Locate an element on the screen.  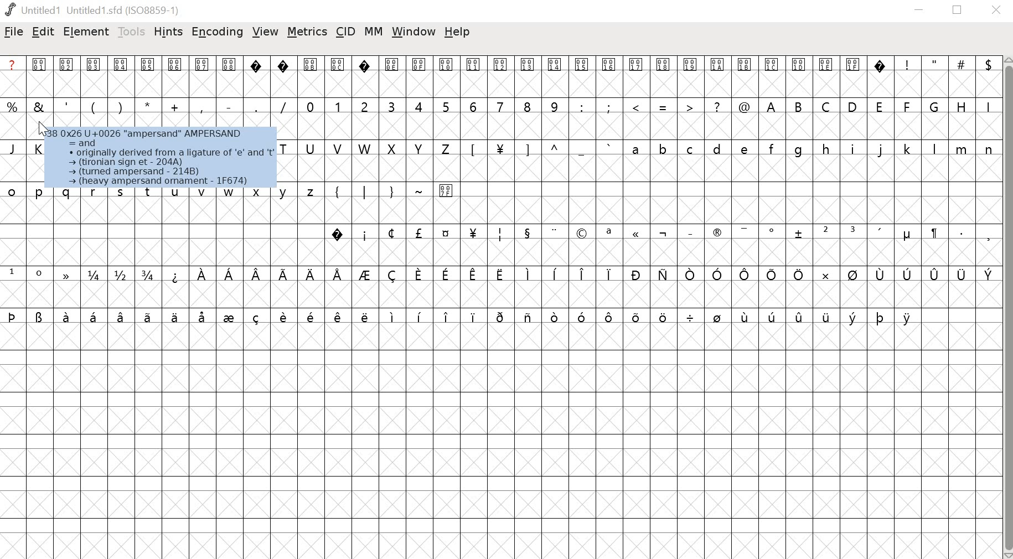
@ is located at coordinates (745, 105).